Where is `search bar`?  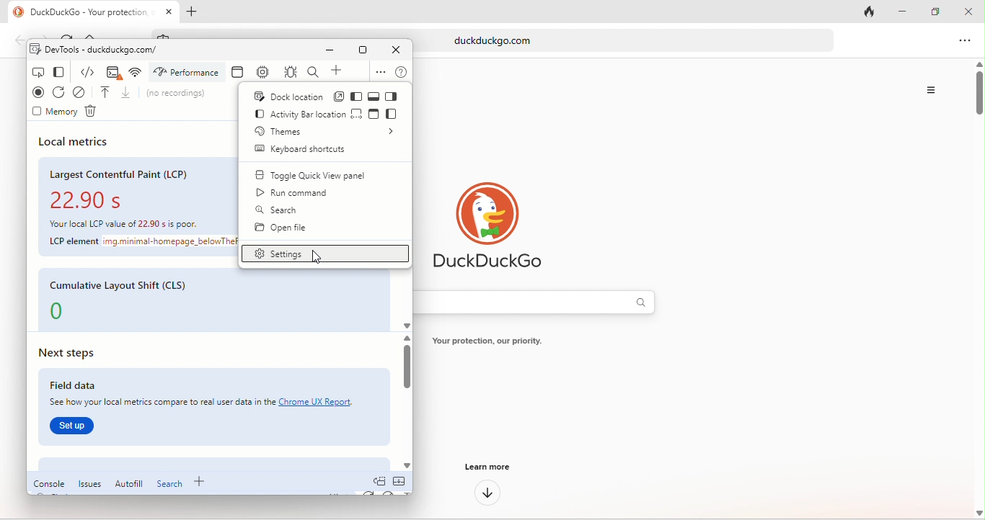
search bar is located at coordinates (546, 302).